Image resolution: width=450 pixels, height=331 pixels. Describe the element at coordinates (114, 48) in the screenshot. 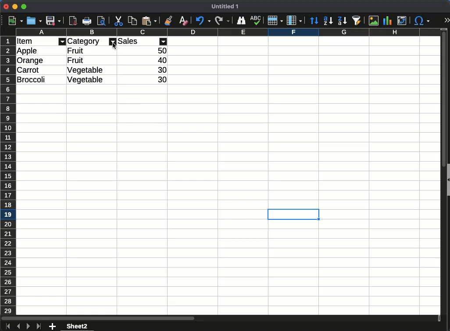

I see `cursor` at that location.